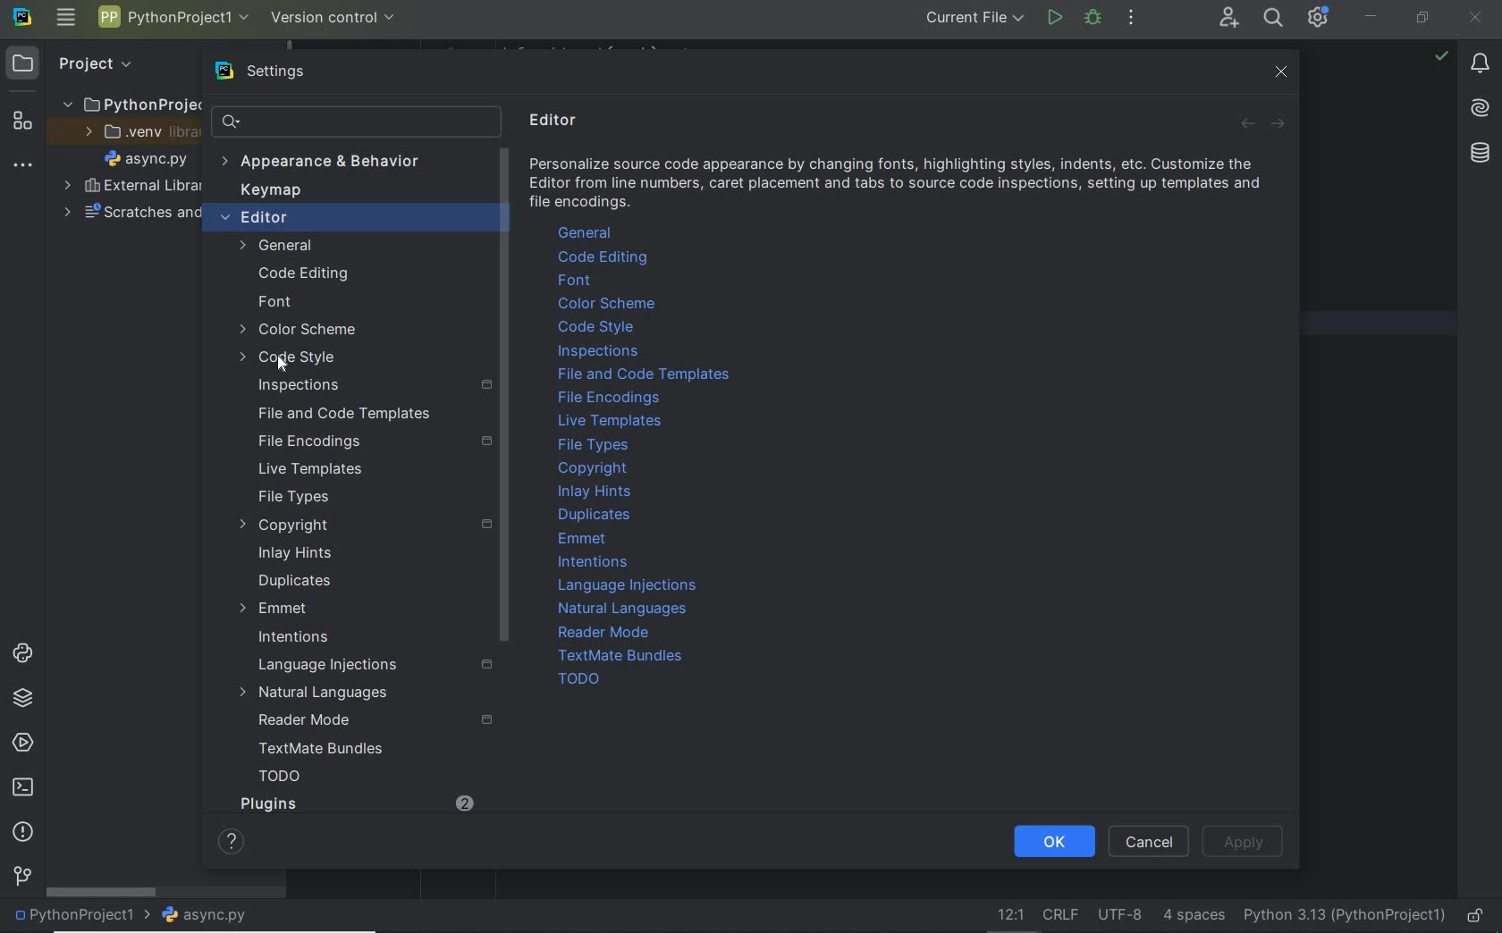 The image size is (1502, 933). Describe the element at coordinates (274, 192) in the screenshot. I see `keymap` at that location.